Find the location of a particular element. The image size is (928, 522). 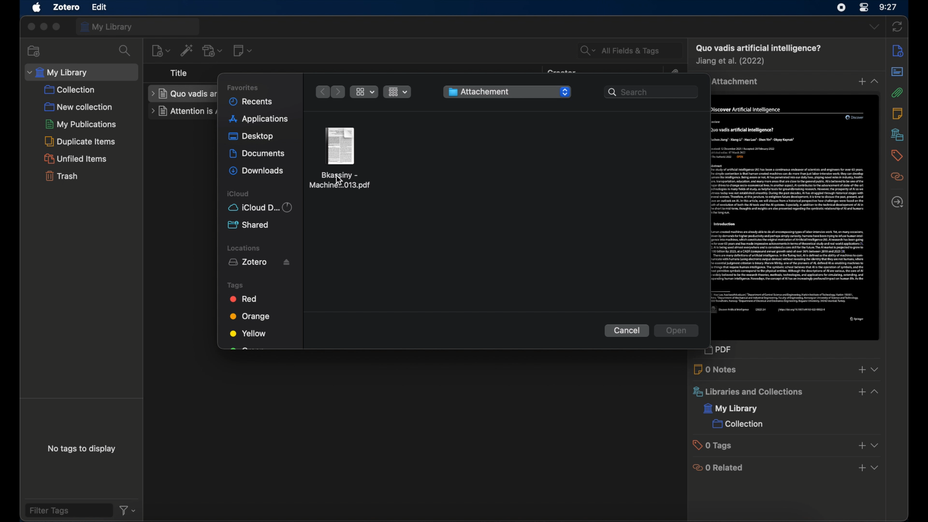

1 attachment is located at coordinates (736, 82).